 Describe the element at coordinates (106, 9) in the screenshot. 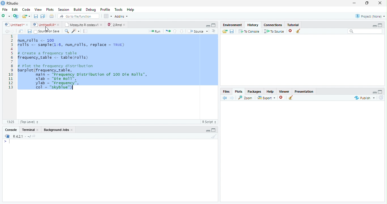

I see `Profile` at that location.